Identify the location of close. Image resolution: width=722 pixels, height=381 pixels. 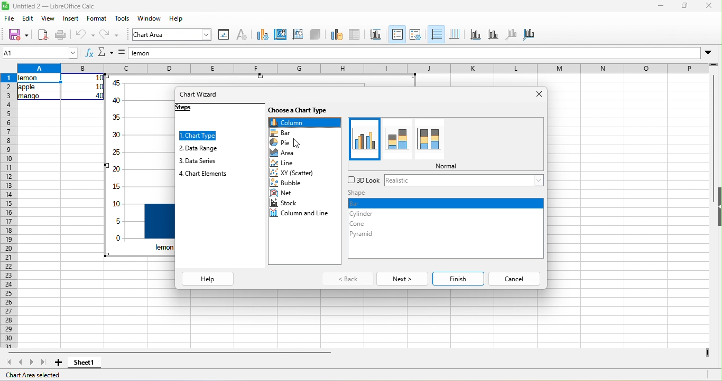
(532, 94).